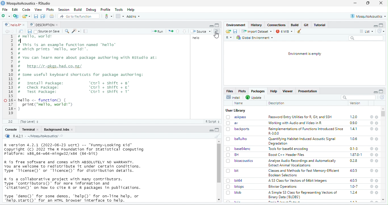 This screenshot has width=388, height=205. I want to click on 0.9.0, so click(354, 123).